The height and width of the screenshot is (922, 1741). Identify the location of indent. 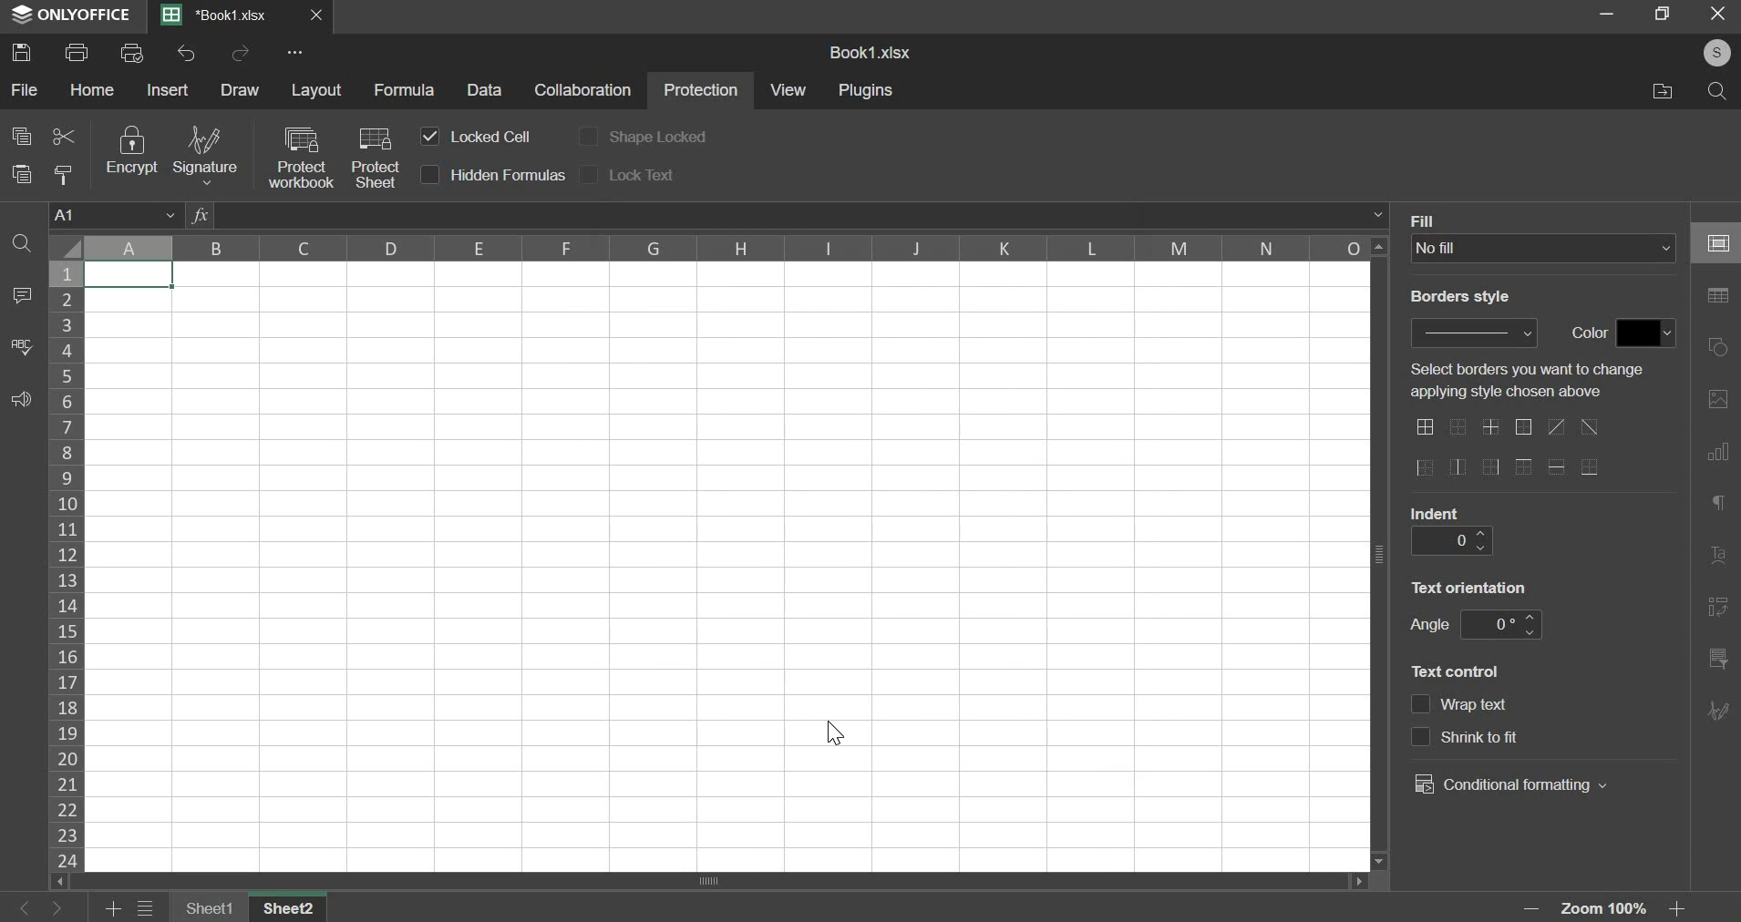
(1435, 512).